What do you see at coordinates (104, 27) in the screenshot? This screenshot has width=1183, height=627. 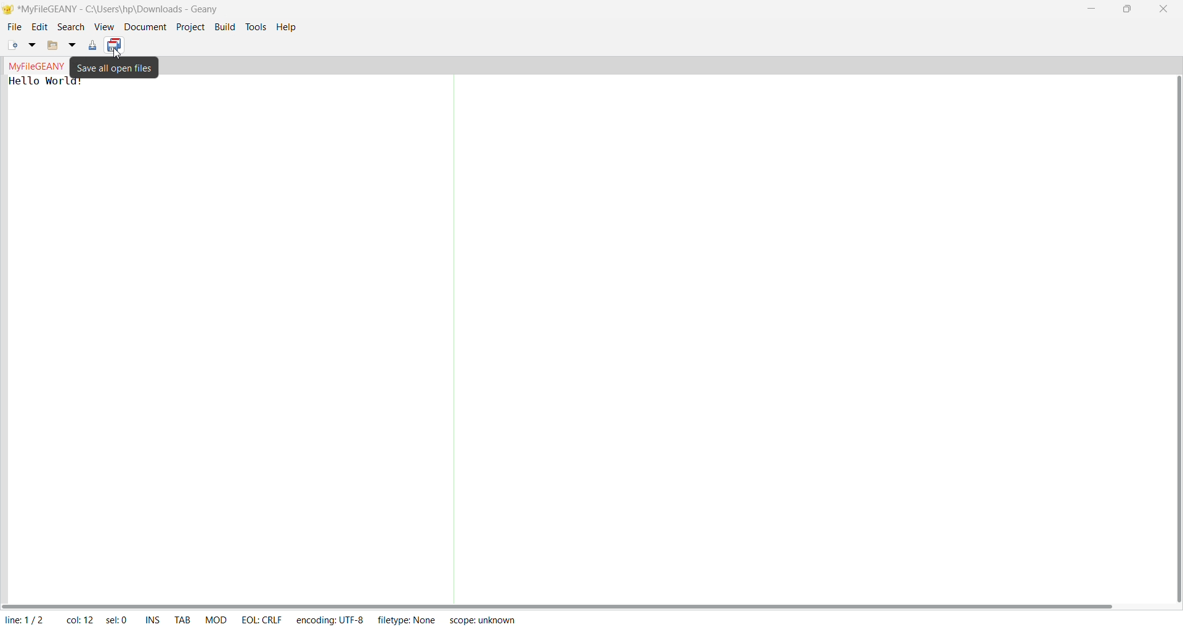 I see `View` at bounding box center [104, 27].